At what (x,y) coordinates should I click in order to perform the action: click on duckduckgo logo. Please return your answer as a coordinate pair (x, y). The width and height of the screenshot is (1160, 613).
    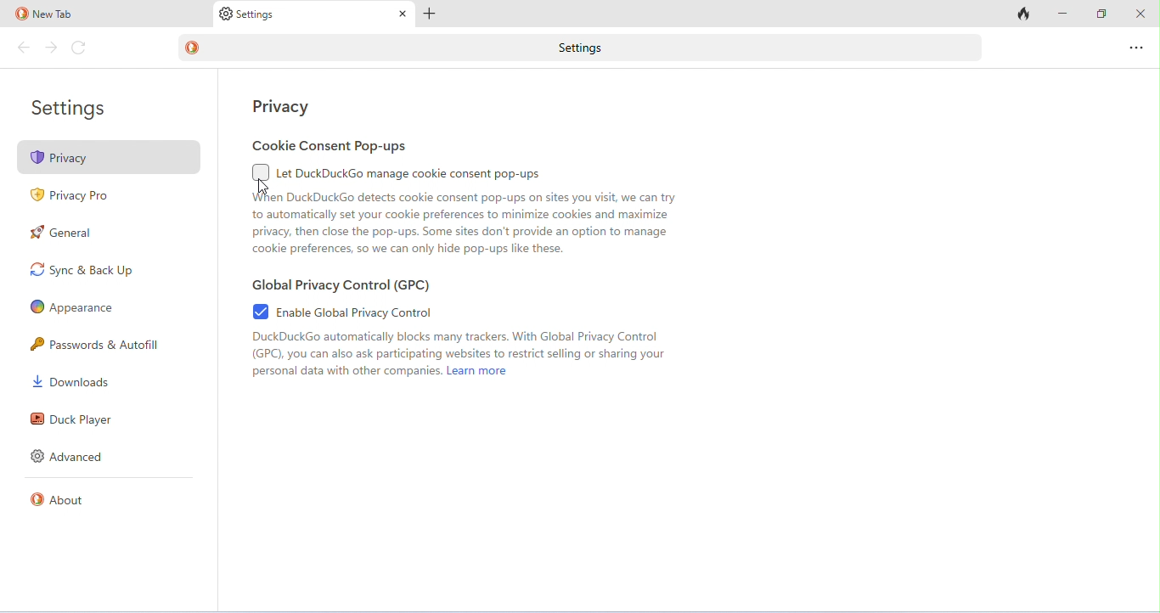
    Looking at the image, I should click on (191, 47).